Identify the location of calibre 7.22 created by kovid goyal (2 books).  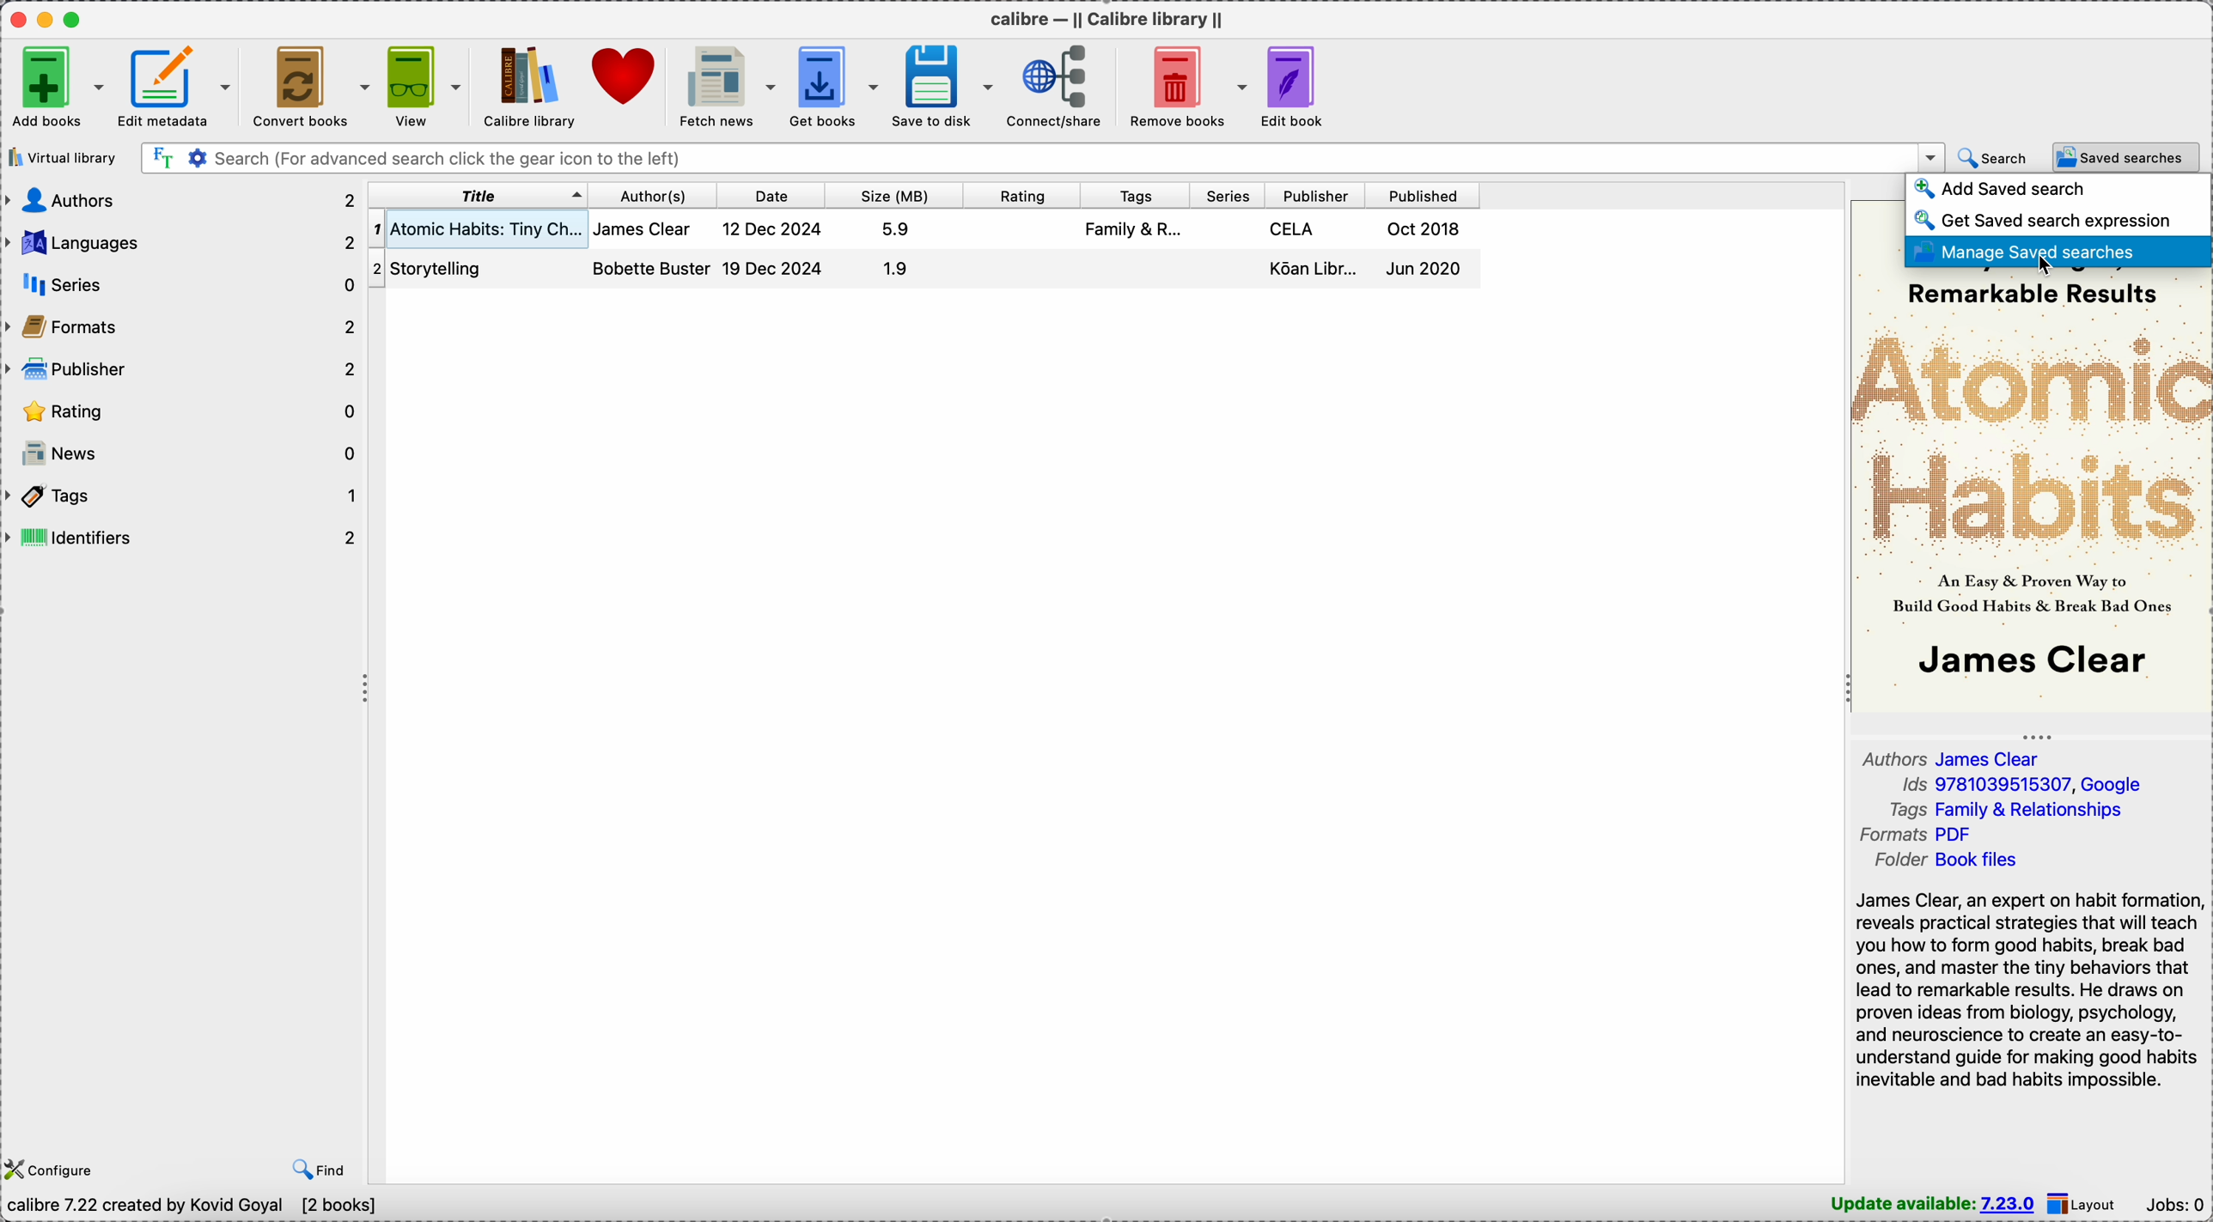
(197, 1207).